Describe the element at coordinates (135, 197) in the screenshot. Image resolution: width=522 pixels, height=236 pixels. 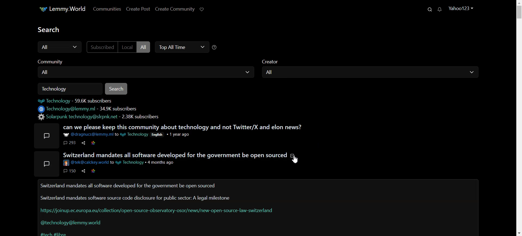
I see `Switzerland mandates software source code disclosure for public sector: A legal milestone` at that location.